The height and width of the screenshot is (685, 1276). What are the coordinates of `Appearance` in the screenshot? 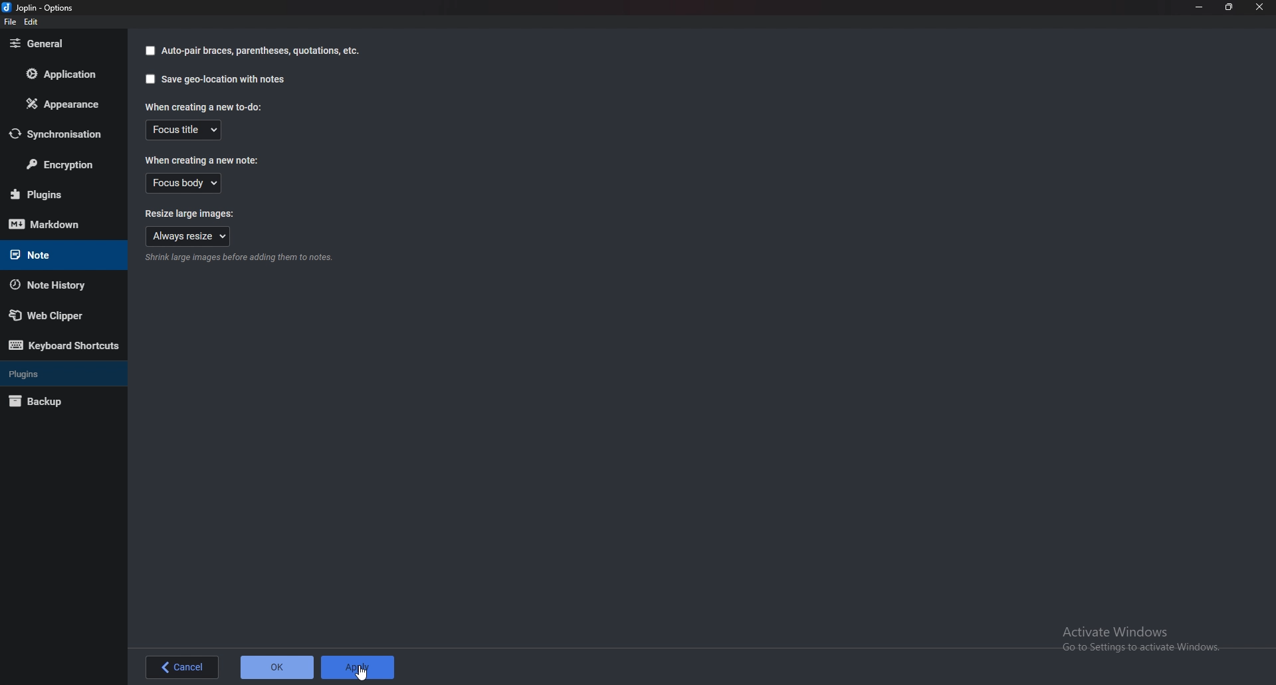 It's located at (59, 104).